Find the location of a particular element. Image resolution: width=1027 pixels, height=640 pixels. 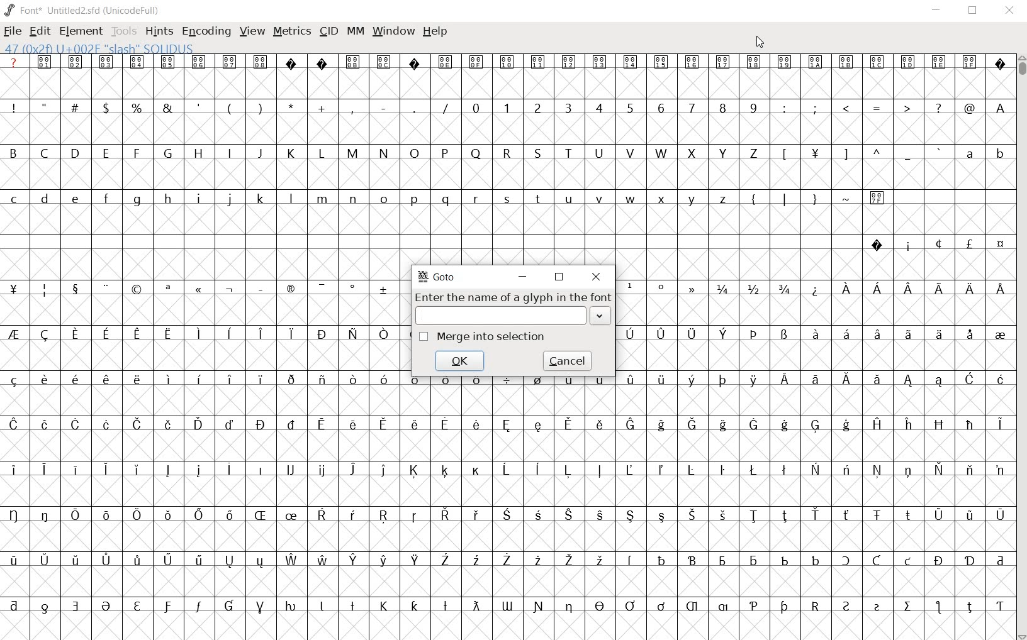

fractions is located at coordinates (752, 286).